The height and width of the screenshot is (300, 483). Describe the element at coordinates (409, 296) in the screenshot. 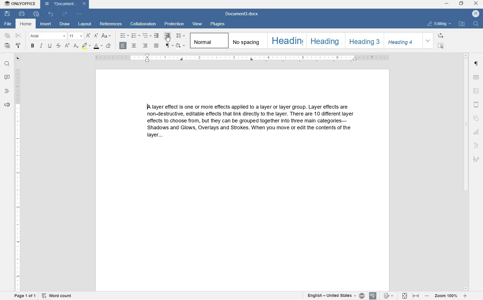

I see `FIT TO PAGE OR WIDTH` at that location.